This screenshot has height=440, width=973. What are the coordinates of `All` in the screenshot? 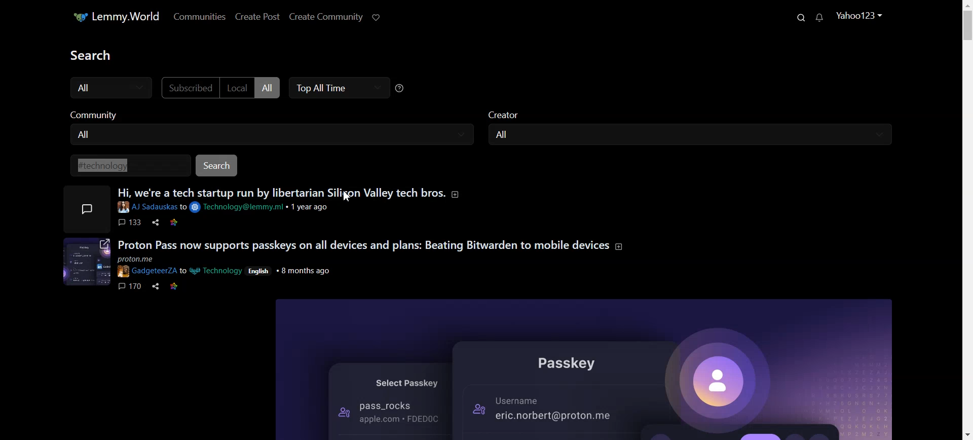 It's located at (110, 88).